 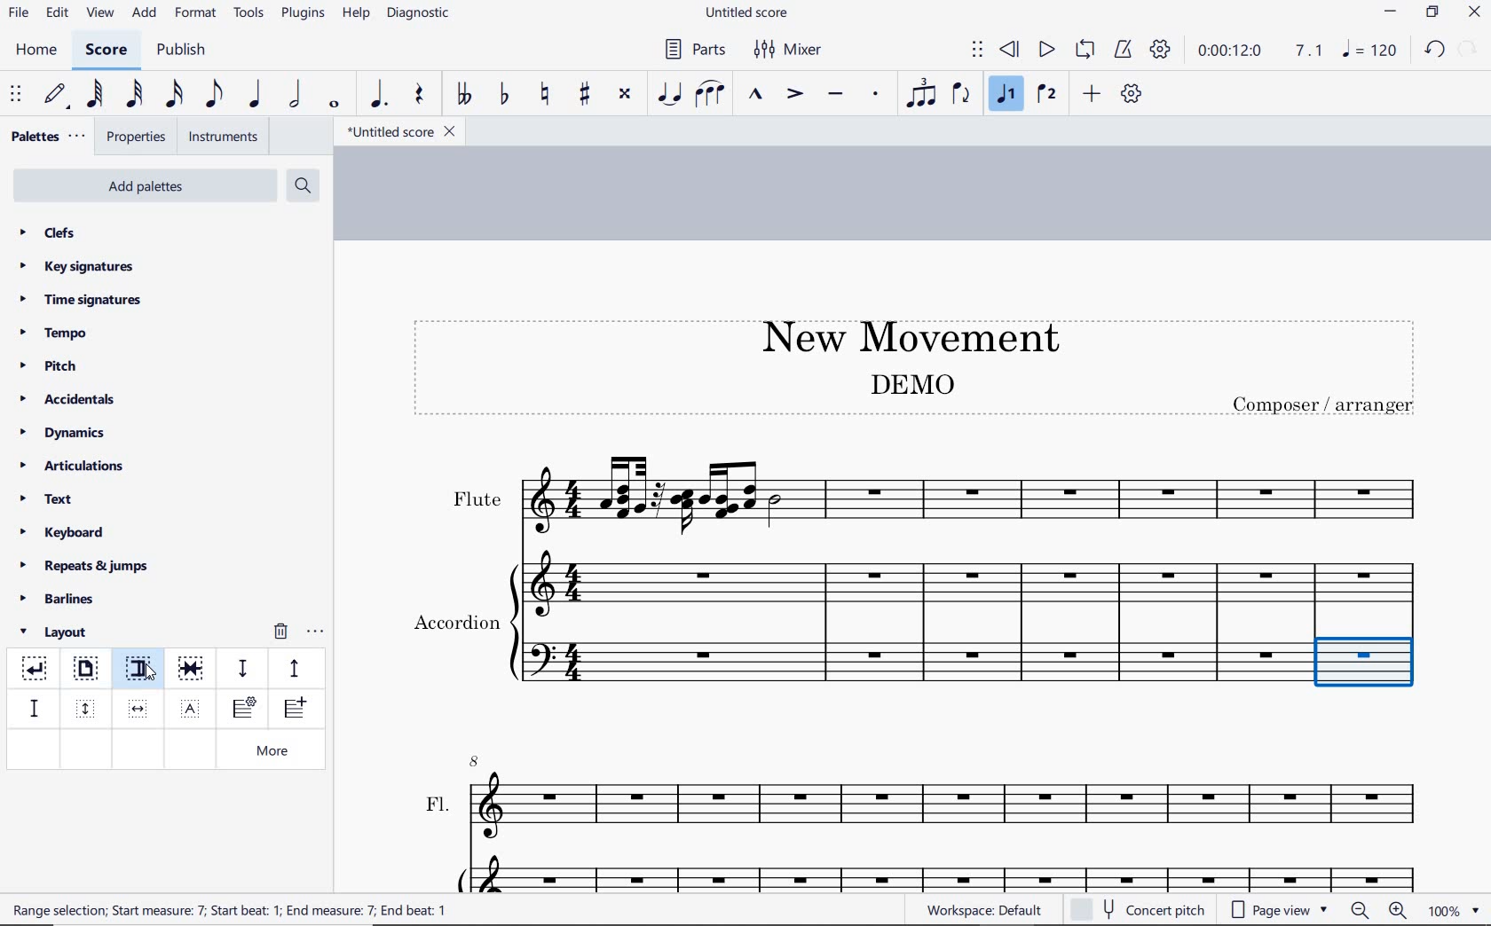 What do you see at coordinates (911, 383) in the screenshot?
I see `text` at bounding box center [911, 383].